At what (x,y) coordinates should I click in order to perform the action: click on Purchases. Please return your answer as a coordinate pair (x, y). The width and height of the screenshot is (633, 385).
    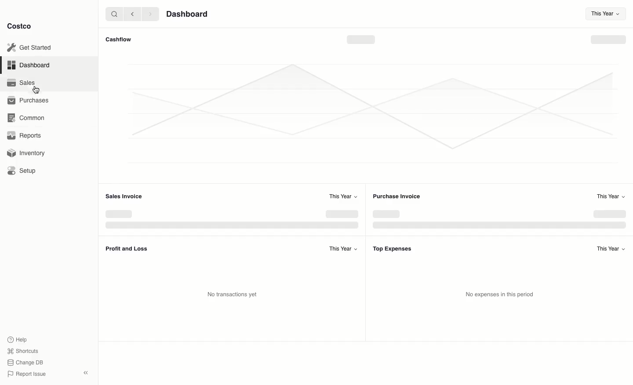
    Looking at the image, I should click on (30, 100).